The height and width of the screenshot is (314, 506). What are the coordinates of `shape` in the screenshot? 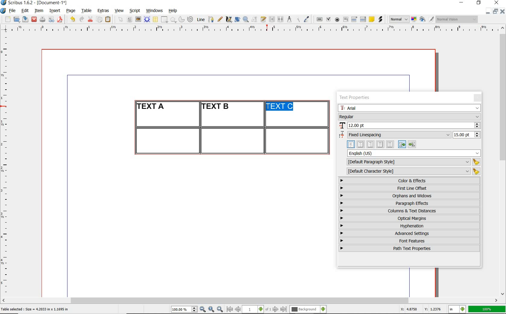 It's located at (165, 20).